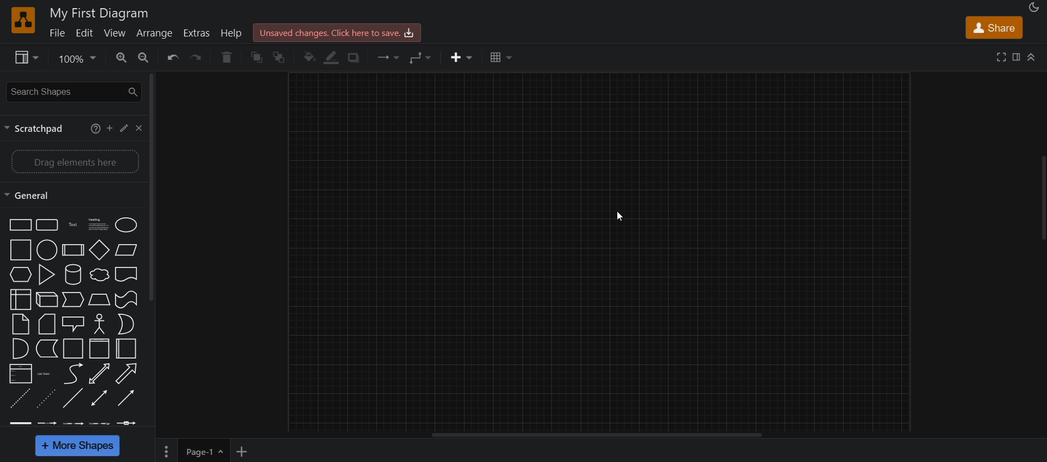 The width and height of the screenshot is (1047, 462). What do you see at coordinates (33, 194) in the screenshot?
I see `general` at bounding box center [33, 194].